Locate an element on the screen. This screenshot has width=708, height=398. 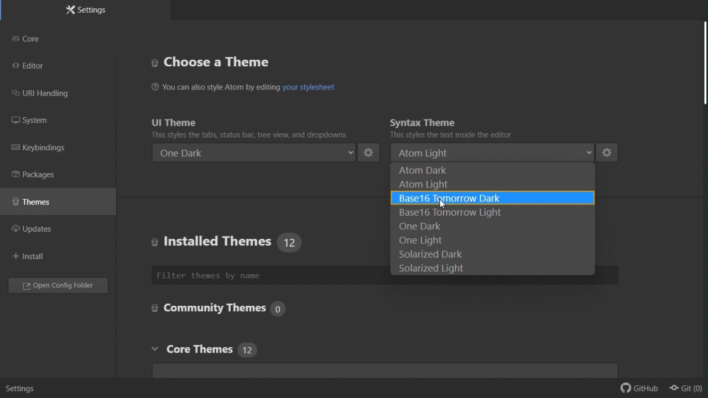
Themes is located at coordinates (42, 205).